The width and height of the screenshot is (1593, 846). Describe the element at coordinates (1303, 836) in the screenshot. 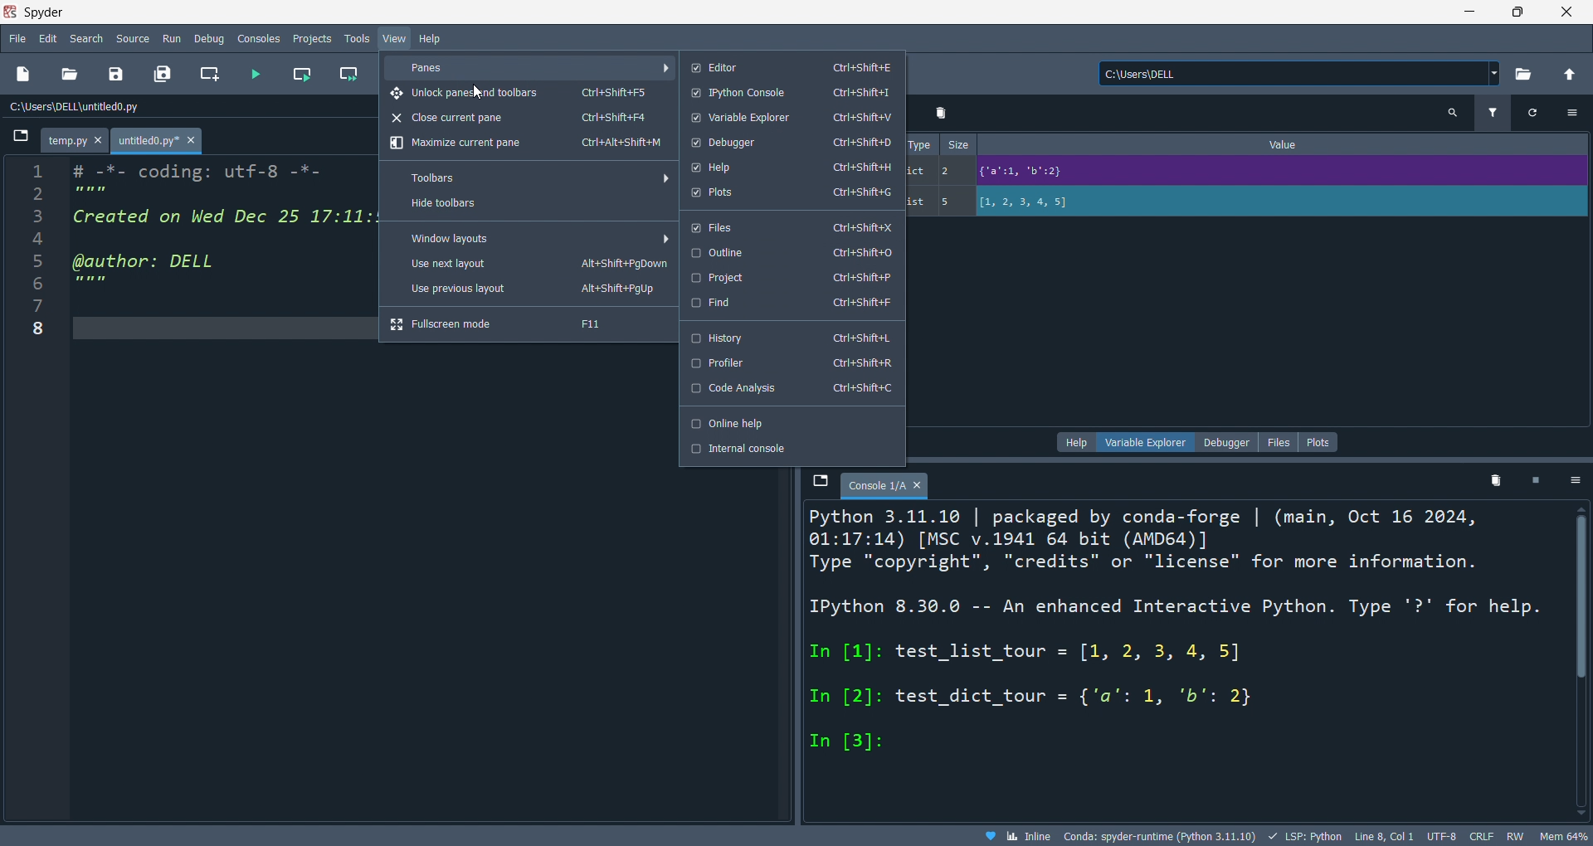

I see `language` at that location.